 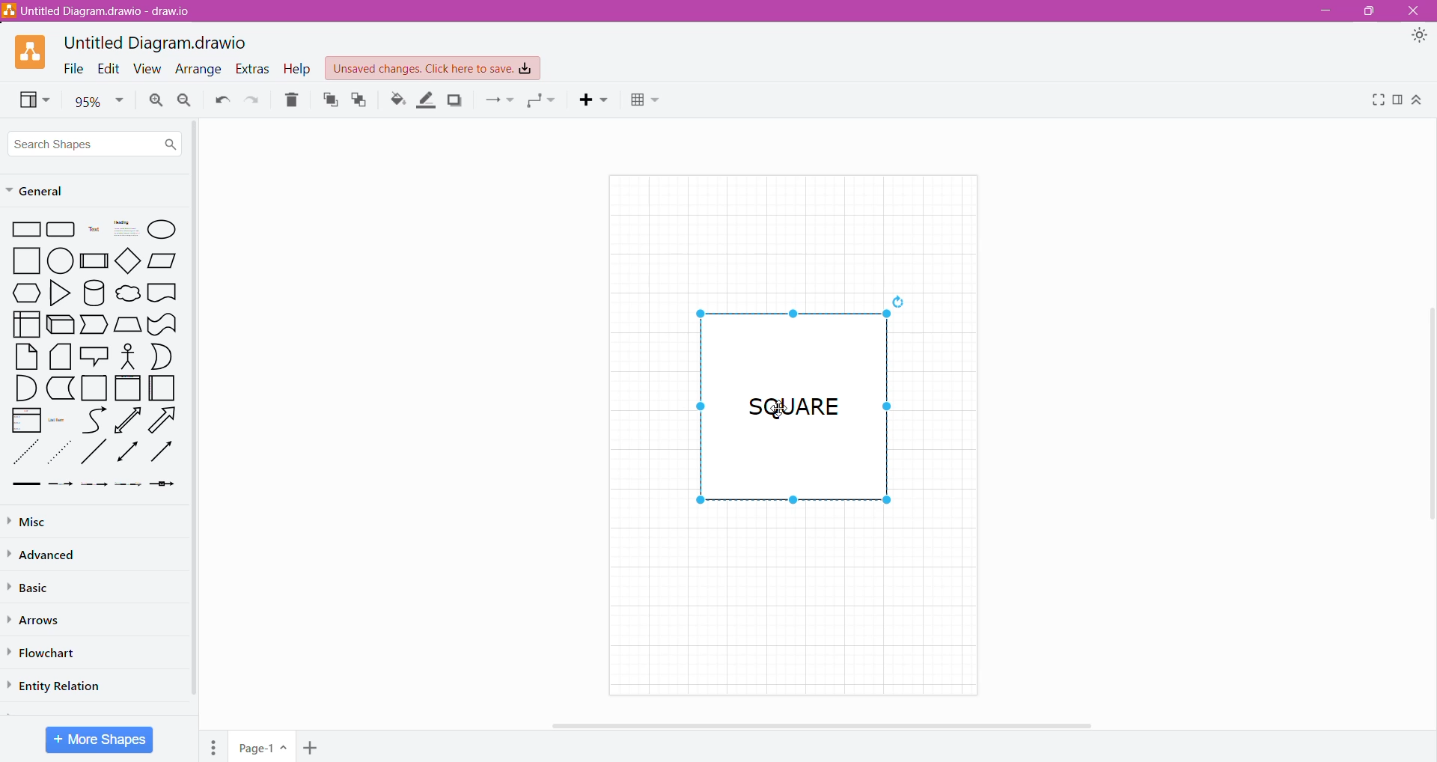 I want to click on Search Shapes, so click(x=96, y=143).